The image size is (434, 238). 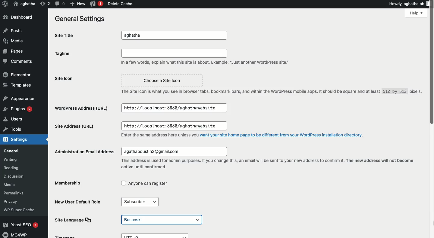 I want to click on Permalinks, so click(x=18, y=193).